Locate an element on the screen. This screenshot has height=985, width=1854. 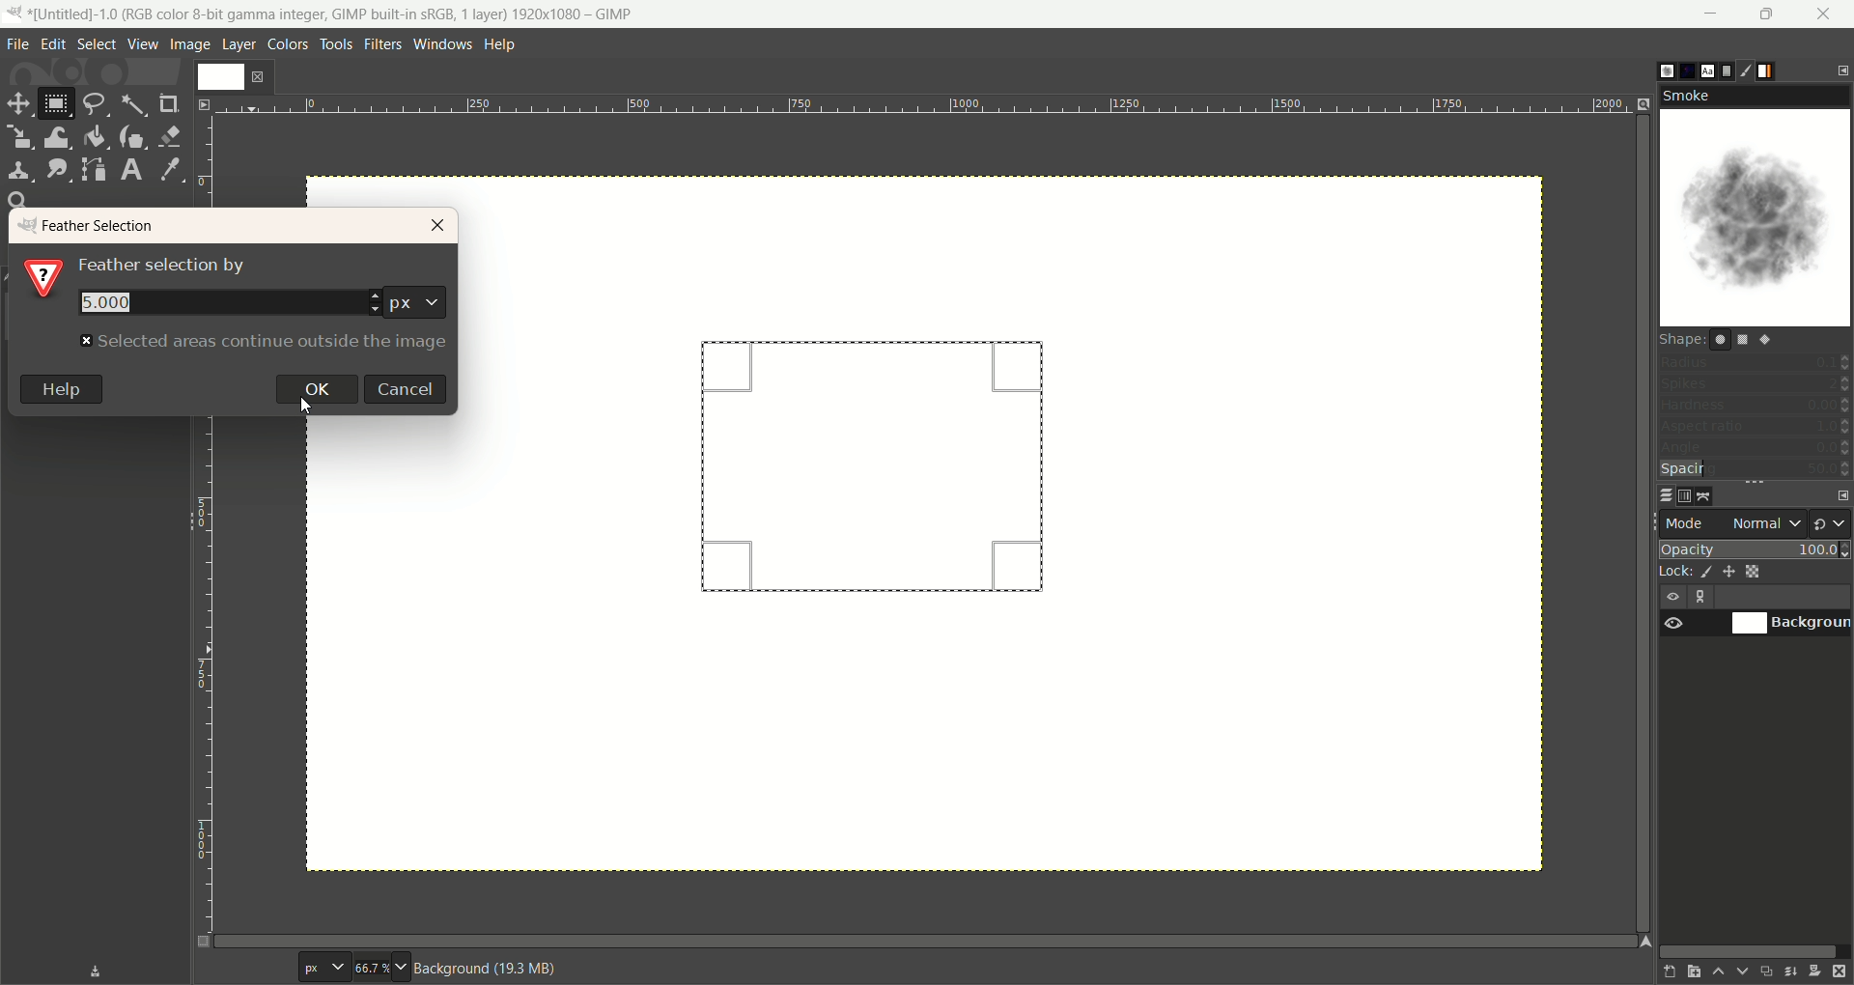
normal is located at coordinates (1759, 522).